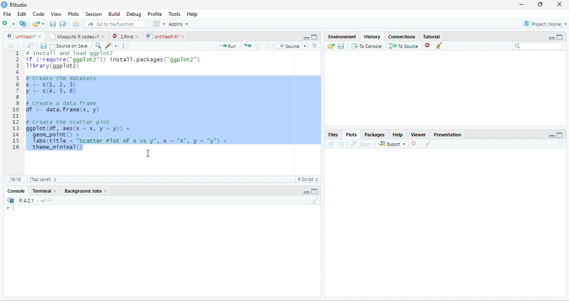 The image size is (569, 301). What do you see at coordinates (73, 14) in the screenshot?
I see `Plots` at bounding box center [73, 14].